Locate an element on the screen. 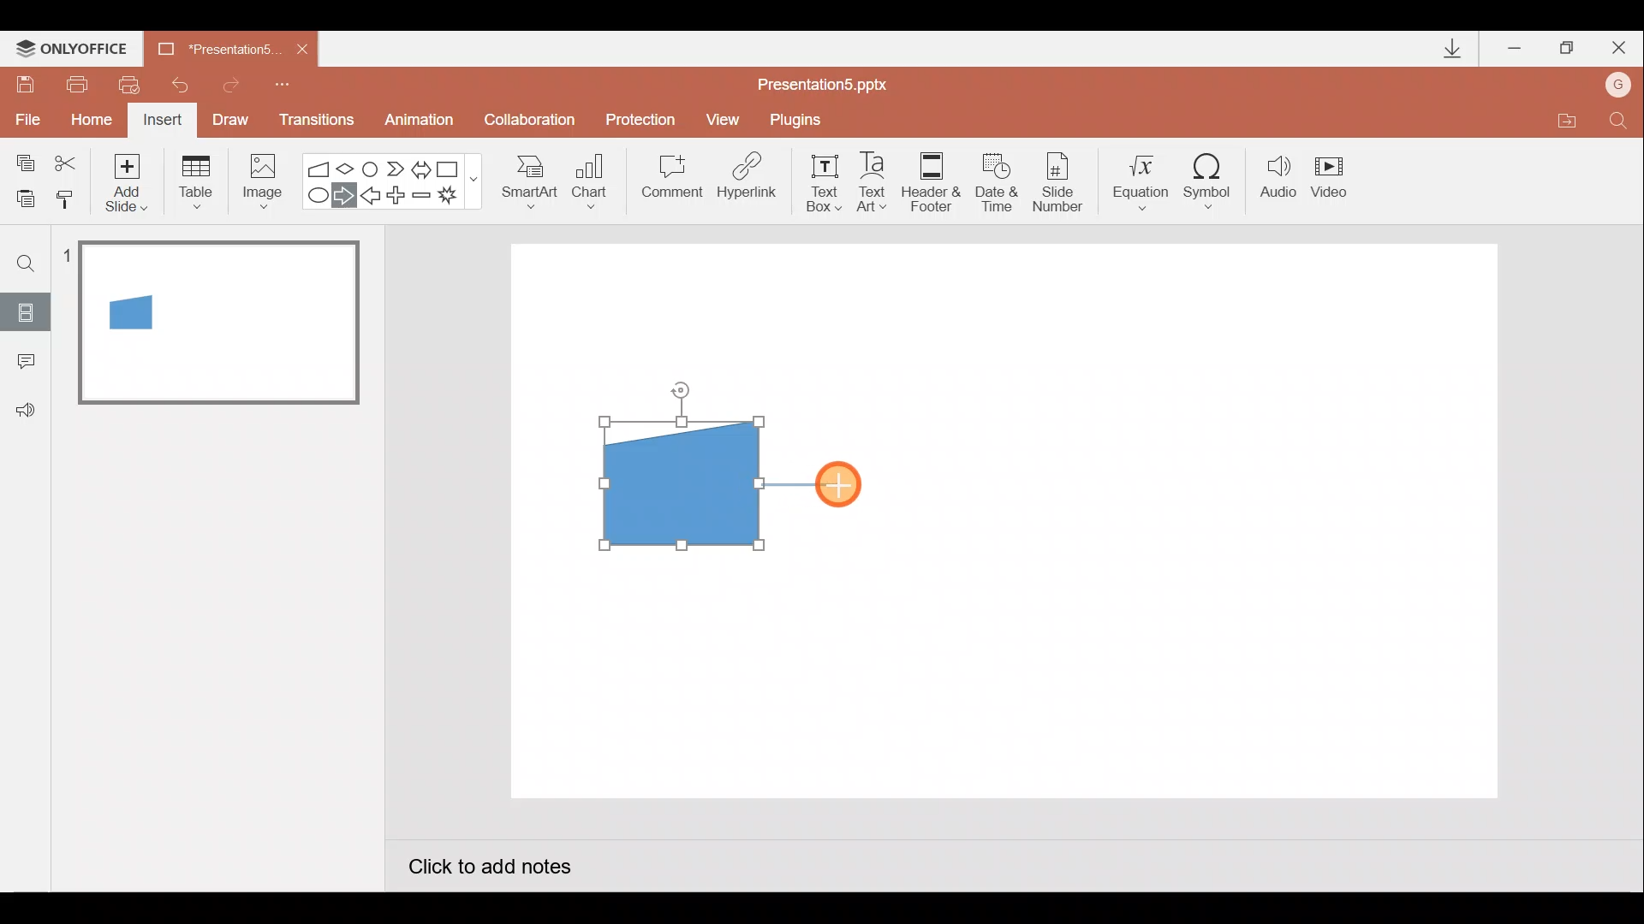  Video is located at coordinates (1336, 179).